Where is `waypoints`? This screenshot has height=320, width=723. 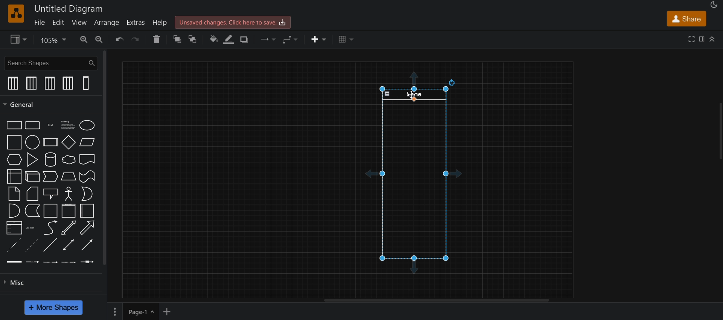 waypoints is located at coordinates (291, 40).